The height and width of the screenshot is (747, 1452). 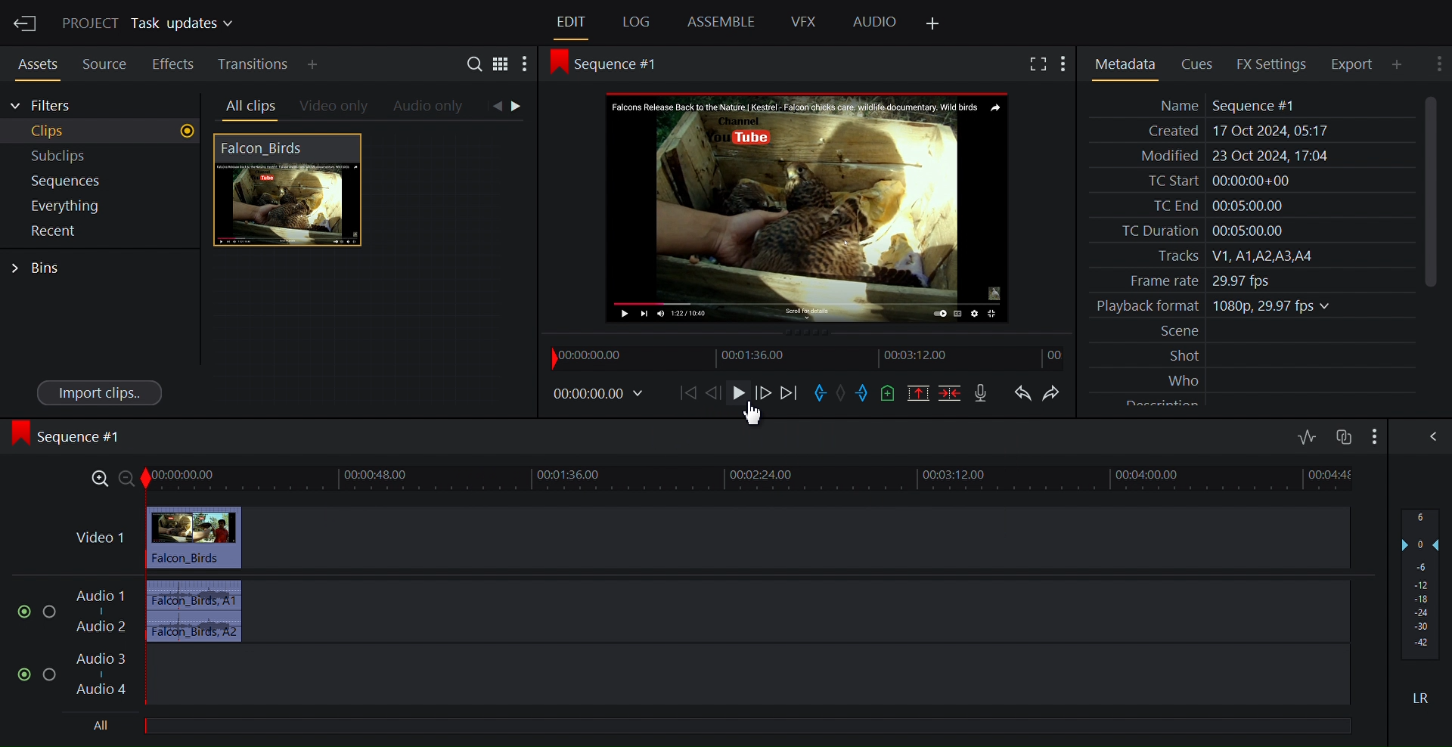 What do you see at coordinates (1308, 435) in the screenshot?
I see `Toggle audio levels editing` at bounding box center [1308, 435].